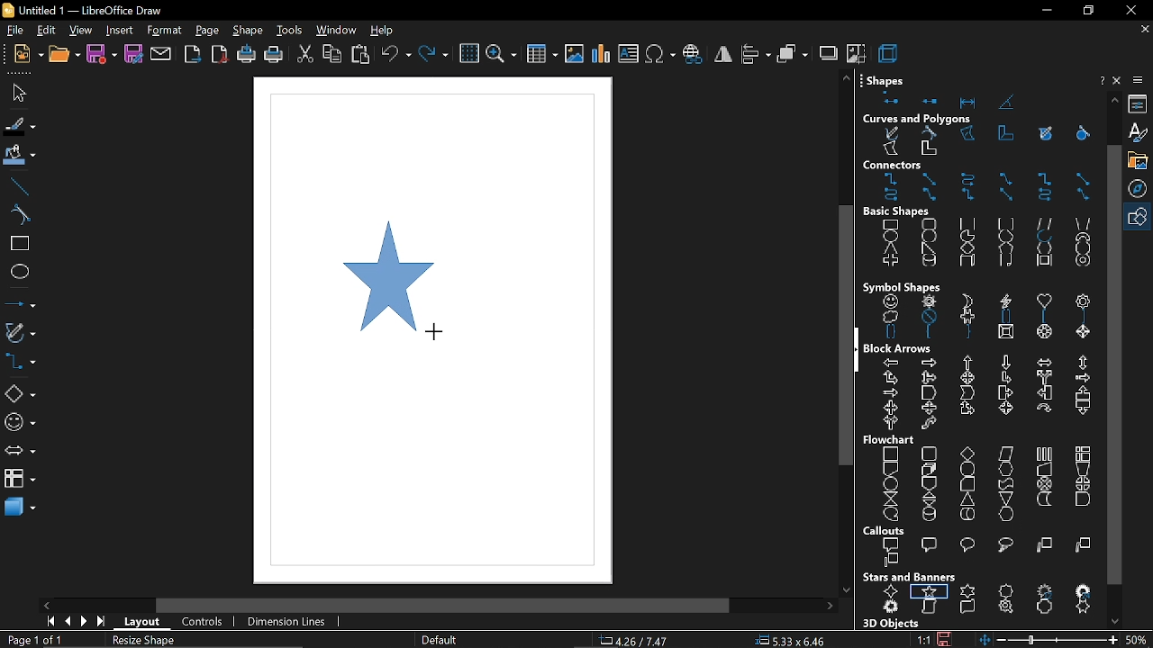  I want to click on grid, so click(468, 54).